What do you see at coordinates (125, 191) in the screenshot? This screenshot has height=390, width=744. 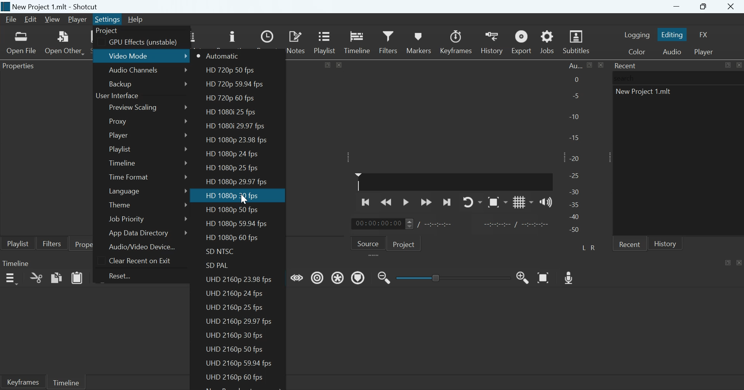 I see `Language` at bounding box center [125, 191].